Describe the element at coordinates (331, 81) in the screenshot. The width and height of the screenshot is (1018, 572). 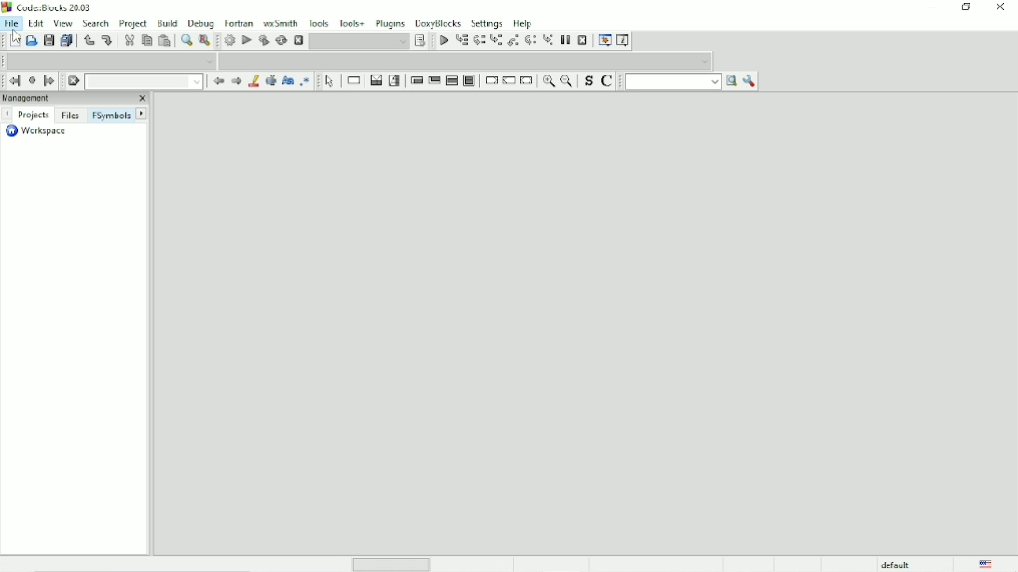
I see `Select` at that location.